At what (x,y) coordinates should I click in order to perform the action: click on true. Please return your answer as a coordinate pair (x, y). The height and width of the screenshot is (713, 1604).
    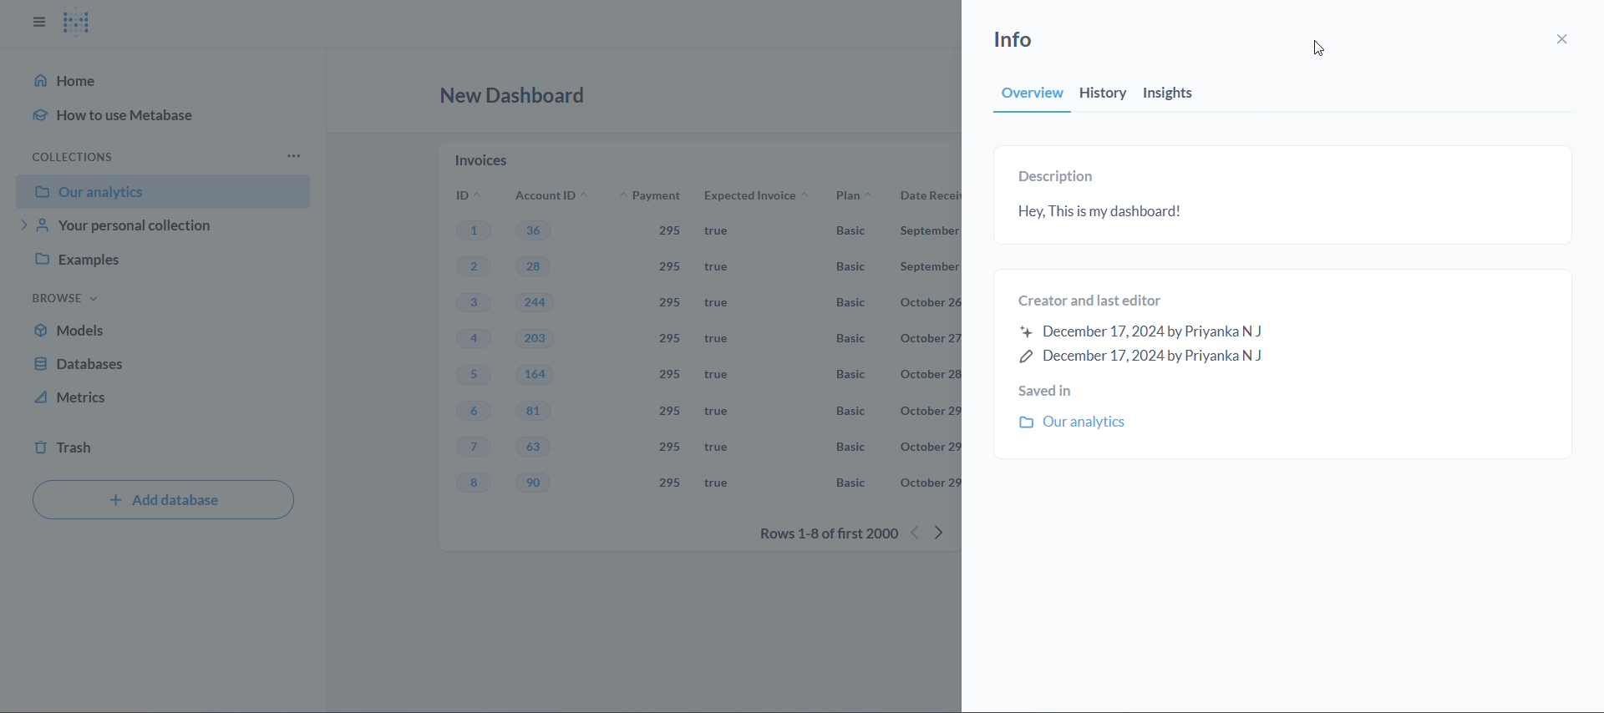
    Looking at the image, I should click on (719, 376).